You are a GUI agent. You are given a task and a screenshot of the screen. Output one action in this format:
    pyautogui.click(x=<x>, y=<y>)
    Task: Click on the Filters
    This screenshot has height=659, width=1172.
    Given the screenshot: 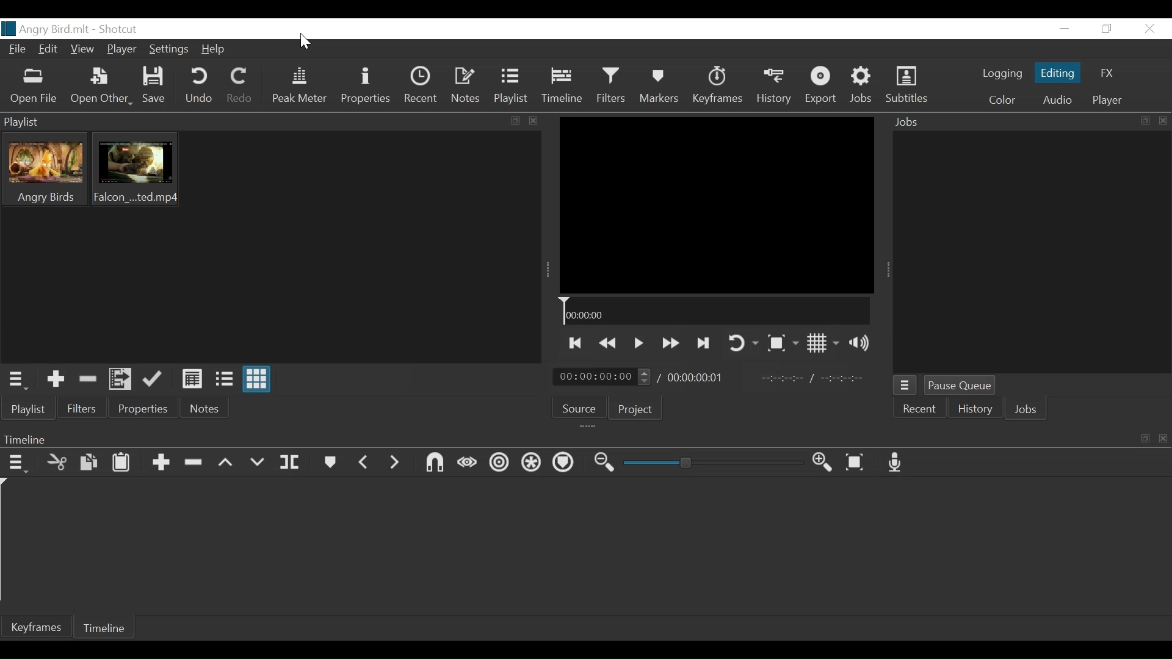 What is the action you would take?
    pyautogui.click(x=613, y=87)
    